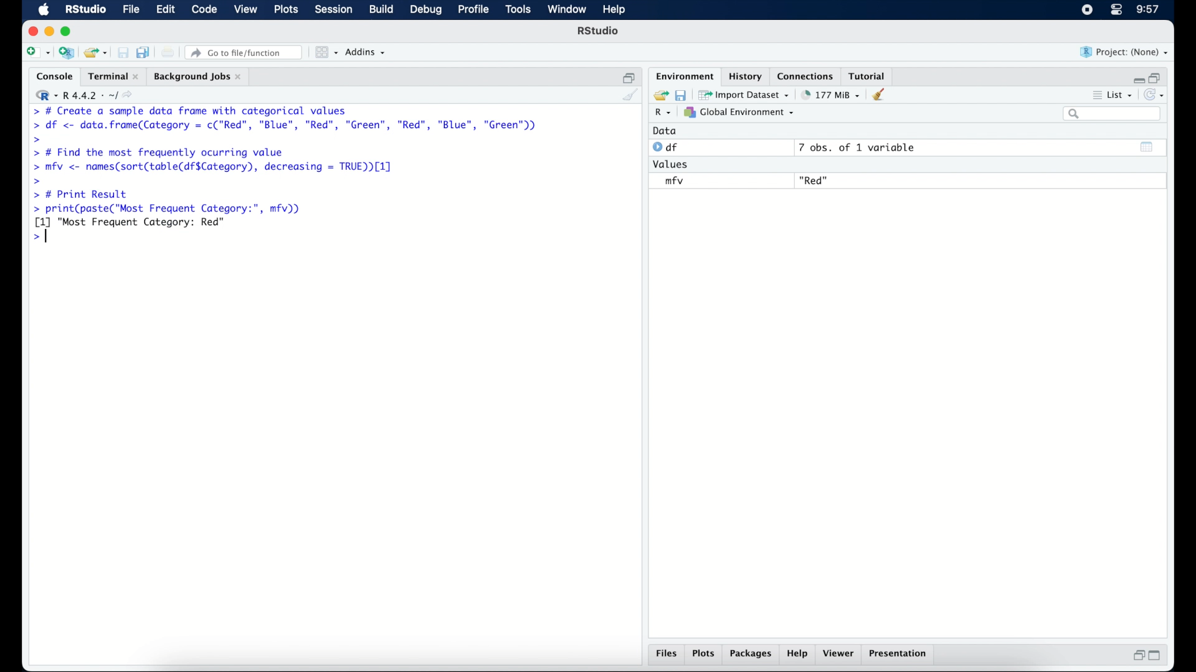  Describe the element at coordinates (326, 52) in the screenshot. I see `workspace panes` at that location.